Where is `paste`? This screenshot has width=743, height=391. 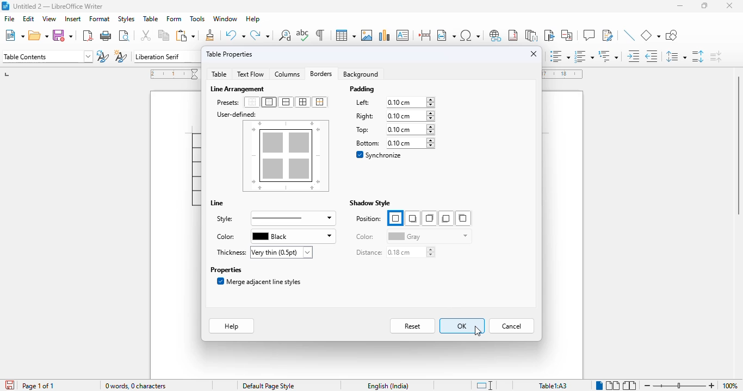
paste is located at coordinates (185, 35).